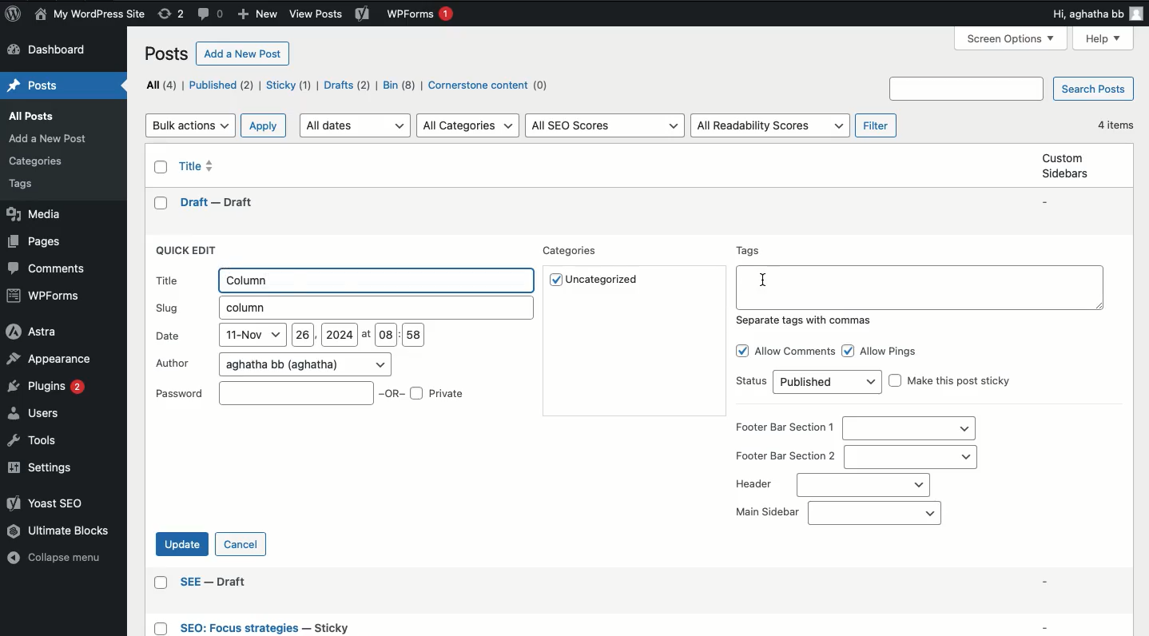  What do you see at coordinates (413, 336) in the screenshot?
I see `58` at bounding box center [413, 336].